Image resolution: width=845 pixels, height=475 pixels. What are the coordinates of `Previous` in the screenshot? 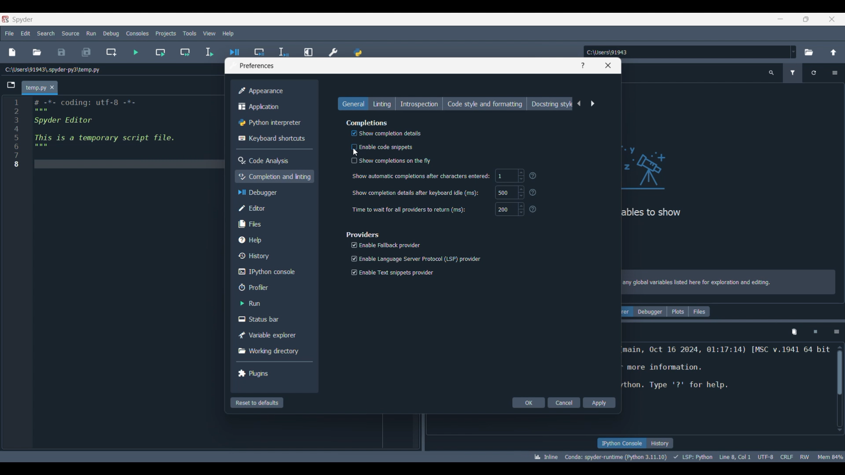 It's located at (579, 103).